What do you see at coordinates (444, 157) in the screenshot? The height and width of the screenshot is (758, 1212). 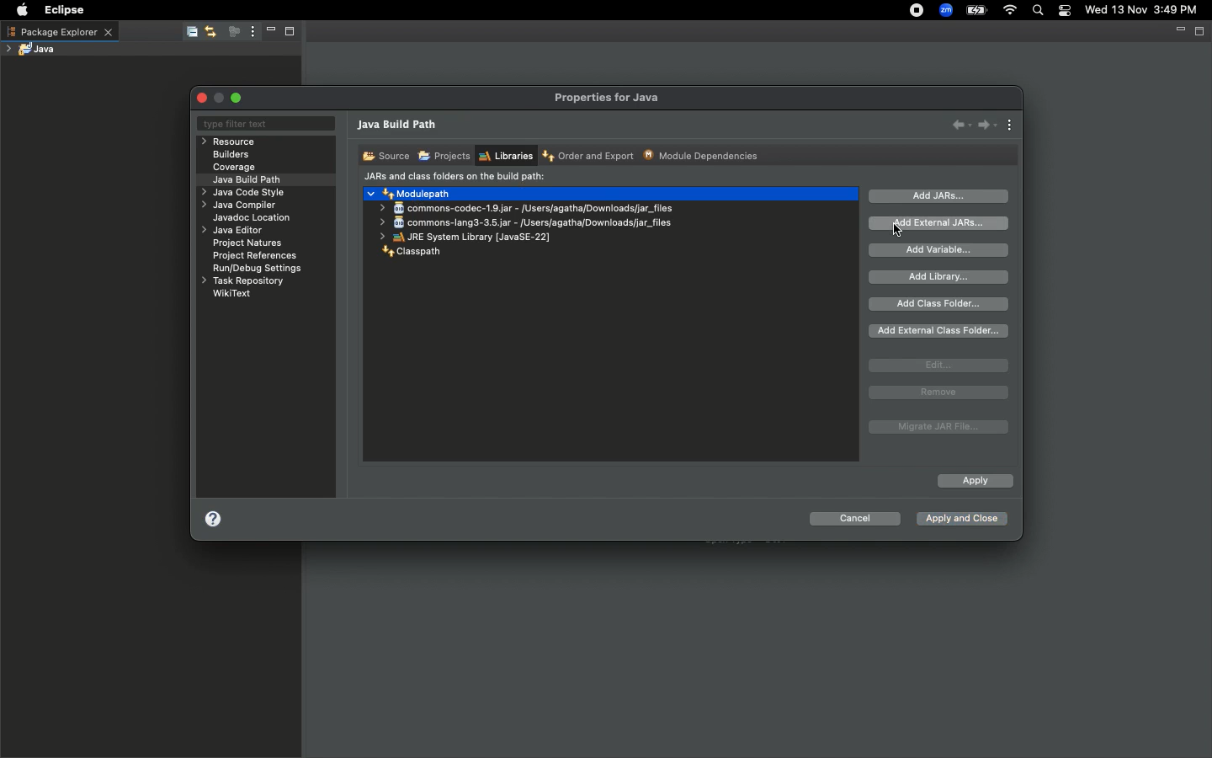 I see `Projects` at bounding box center [444, 157].